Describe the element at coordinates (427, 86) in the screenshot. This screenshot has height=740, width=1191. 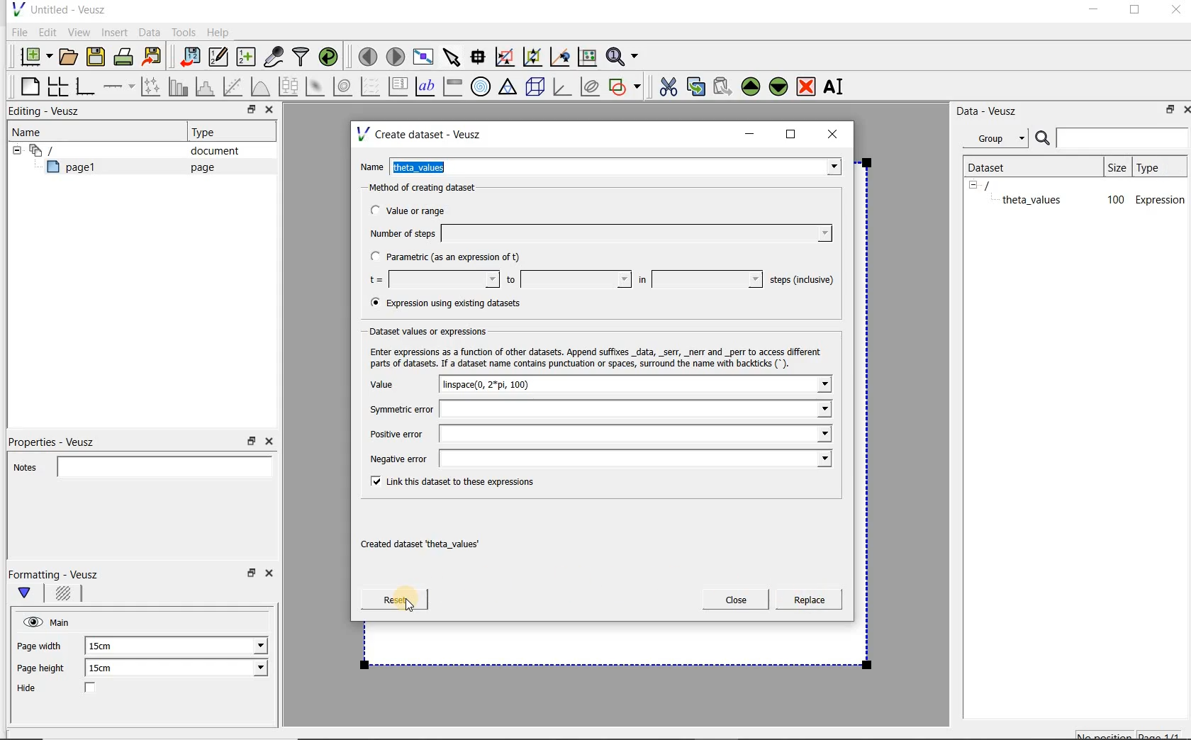
I see `text label` at that location.